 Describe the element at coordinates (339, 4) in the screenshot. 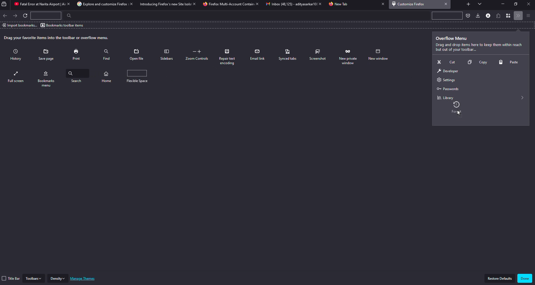

I see `tab` at that location.